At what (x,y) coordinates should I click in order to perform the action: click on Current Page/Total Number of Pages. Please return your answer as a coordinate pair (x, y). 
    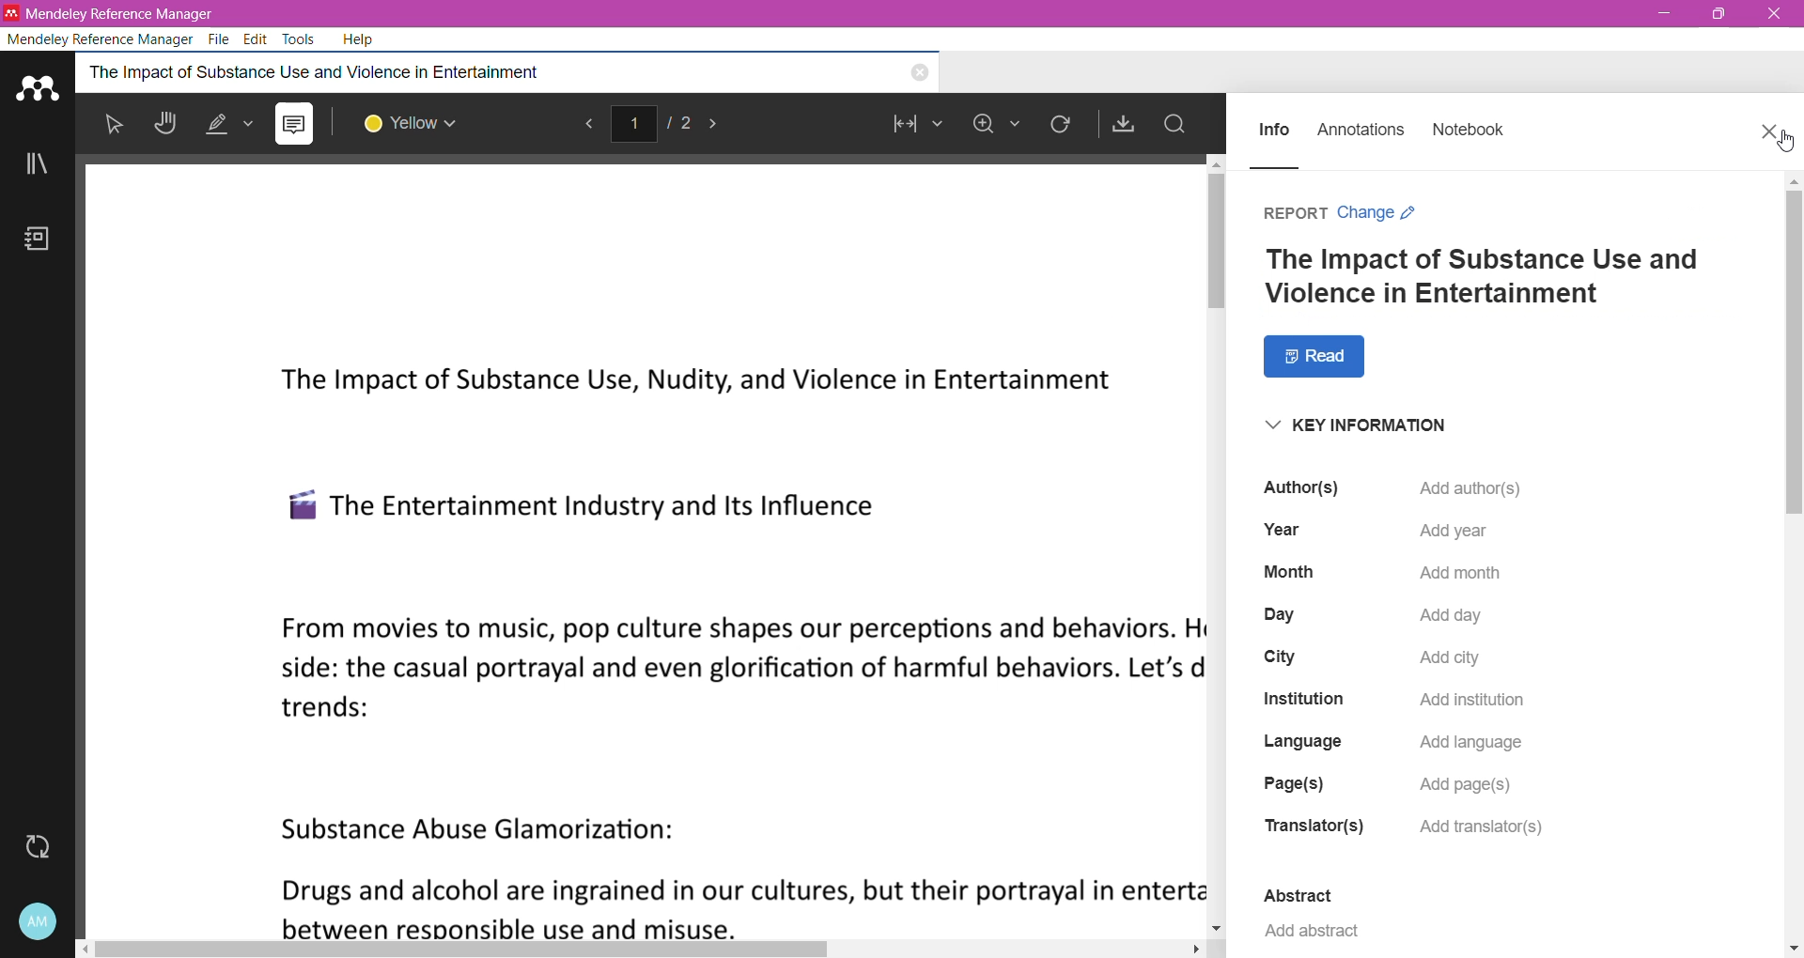
    Looking at the image, I should click on (652, 124).